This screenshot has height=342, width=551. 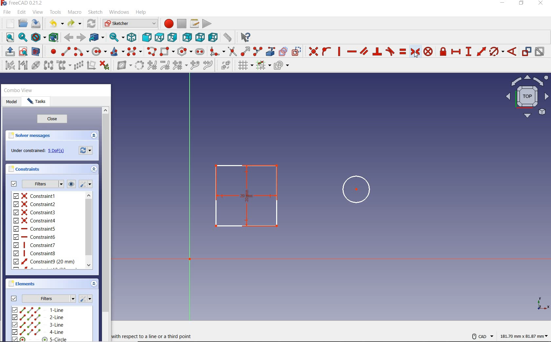 What do you see at coordinates (34, 229) in the screenshot?
I see `constraint5` at bounding box center [34, 229].